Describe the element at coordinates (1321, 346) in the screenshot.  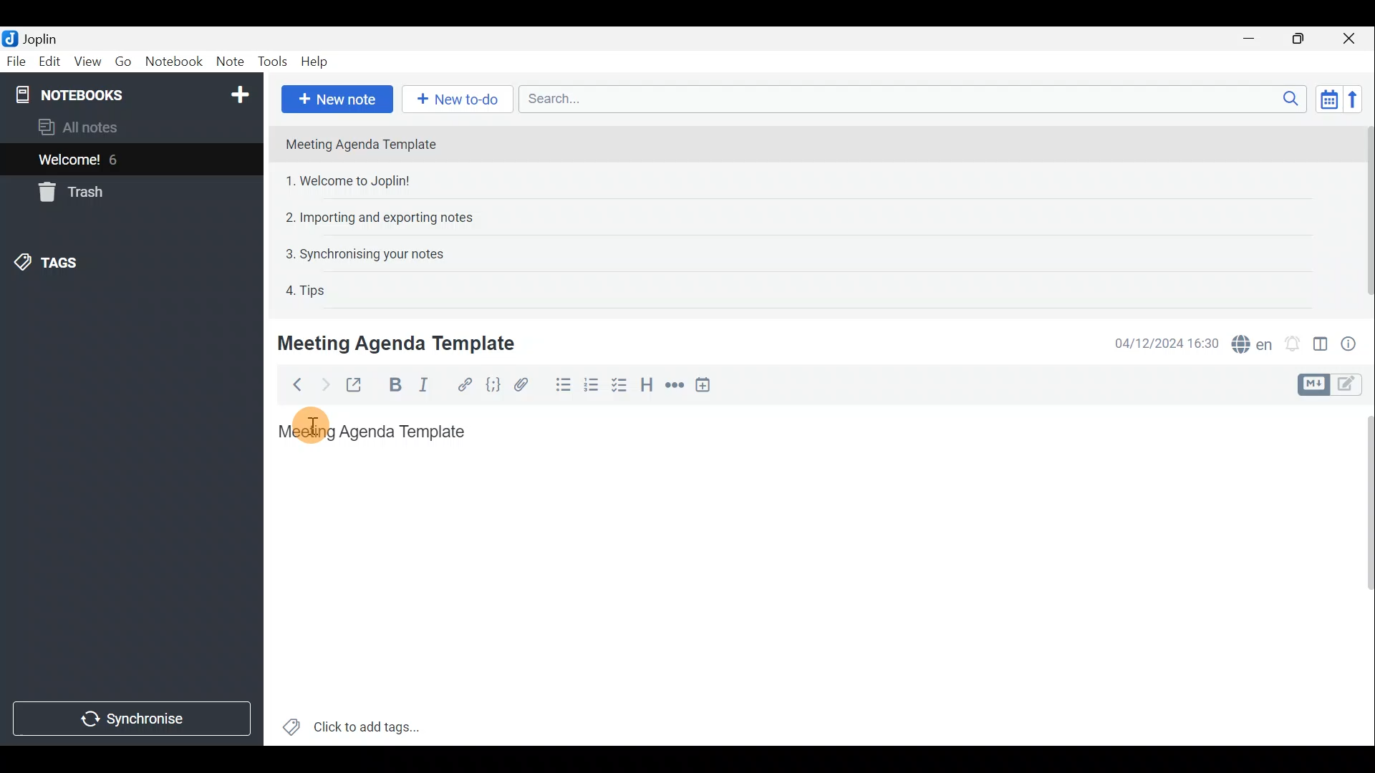
I see `Toggle editor layout` at that location.